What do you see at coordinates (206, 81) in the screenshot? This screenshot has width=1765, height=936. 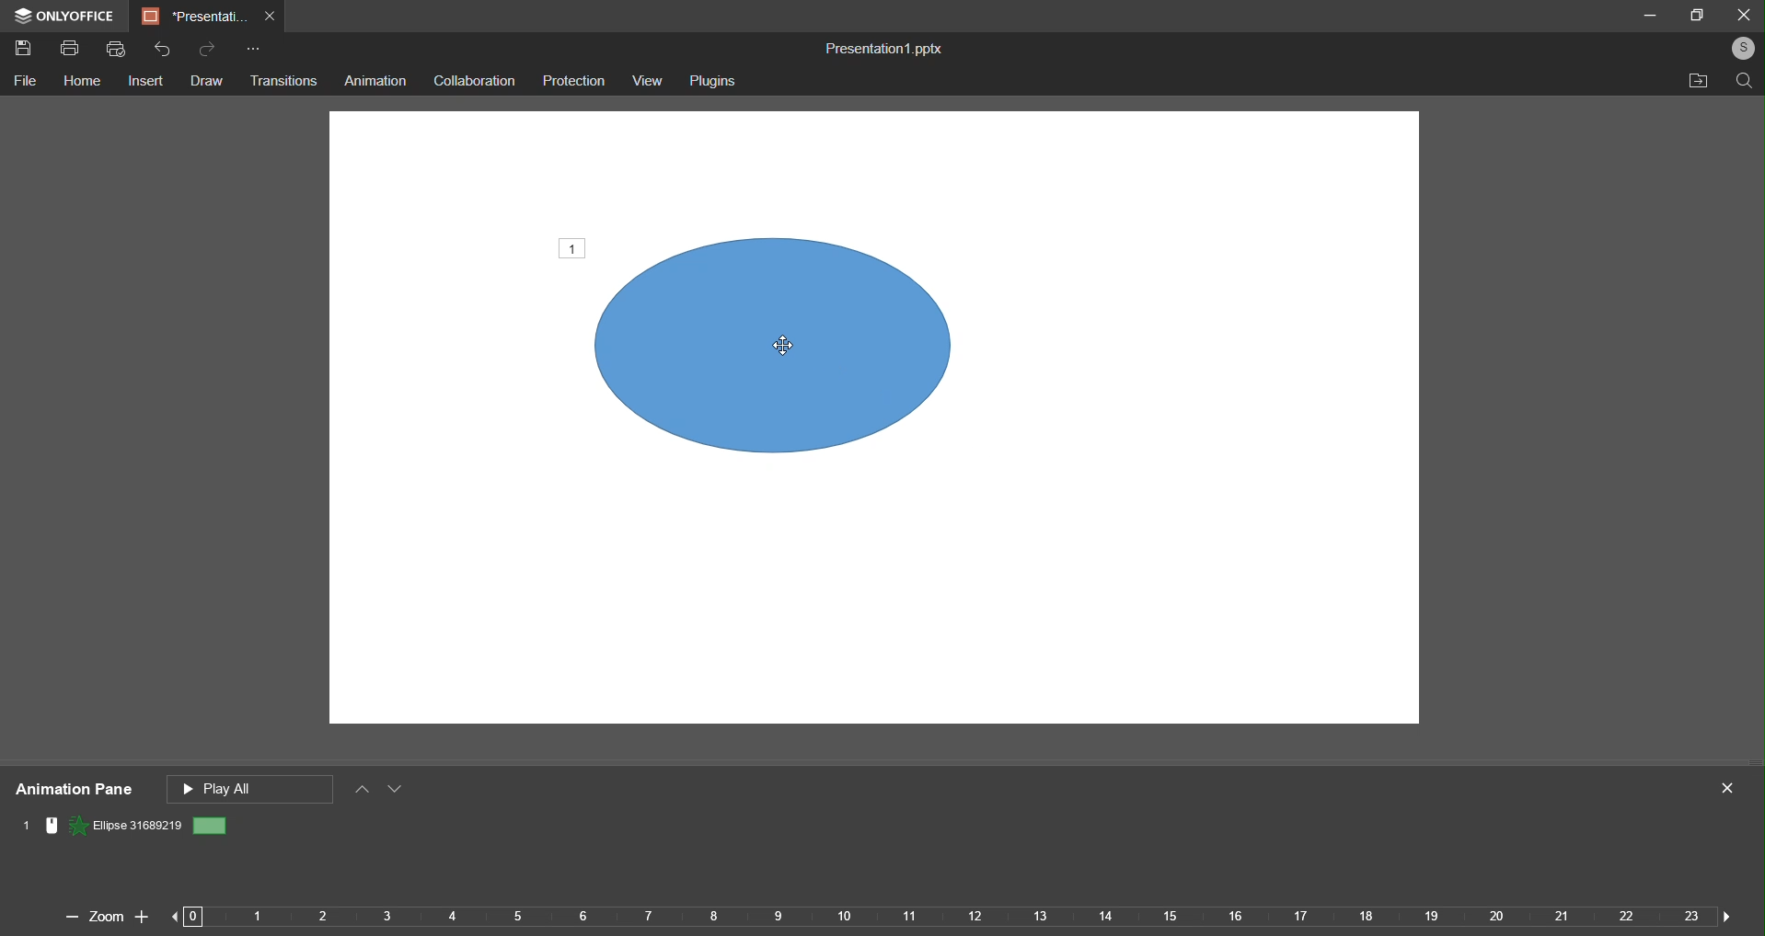 I see `draw` at bounding box center [206, 81].